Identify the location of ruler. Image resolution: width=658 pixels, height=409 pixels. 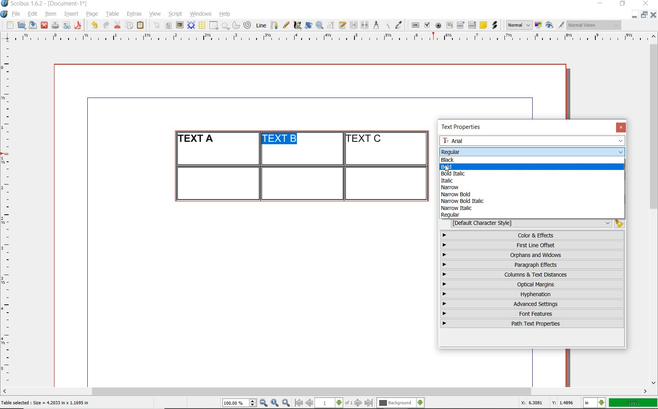
(334, 38).